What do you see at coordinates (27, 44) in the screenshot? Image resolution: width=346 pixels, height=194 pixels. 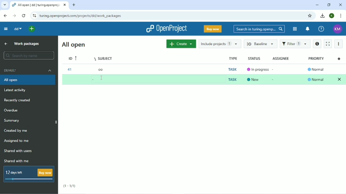 I see `Work packages` at bounding box center [27, 44].